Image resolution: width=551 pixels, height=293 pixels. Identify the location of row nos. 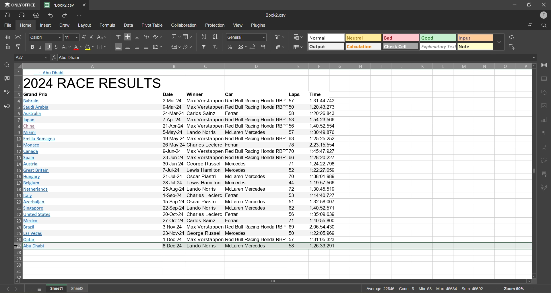
(18, 174).